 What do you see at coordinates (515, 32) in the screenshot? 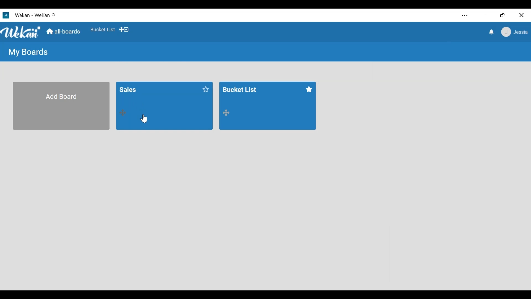
I see `Member` at bounding box center [515, 32].